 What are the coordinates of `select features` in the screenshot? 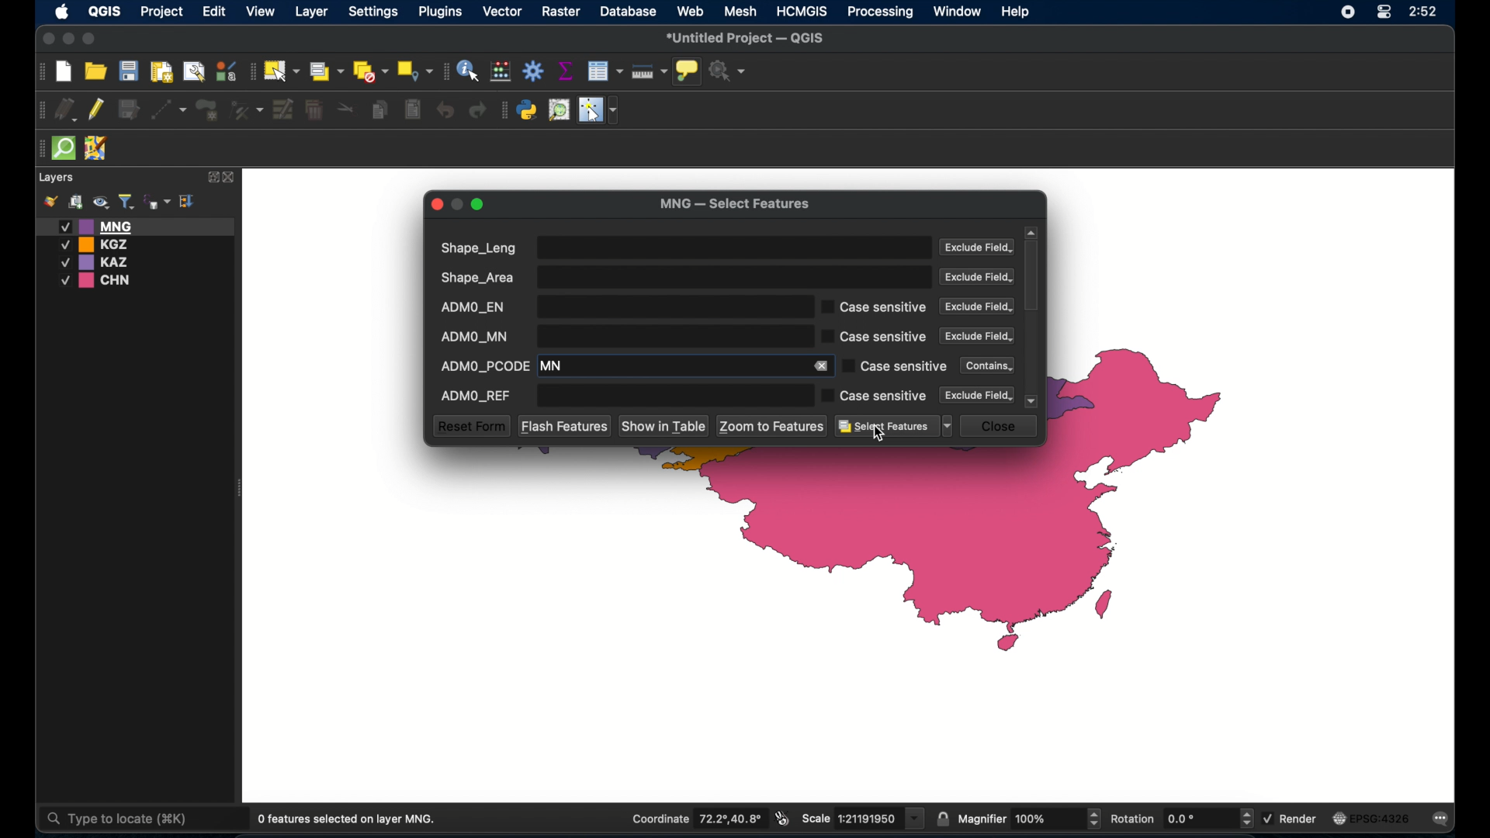 It's located at (281, 71).